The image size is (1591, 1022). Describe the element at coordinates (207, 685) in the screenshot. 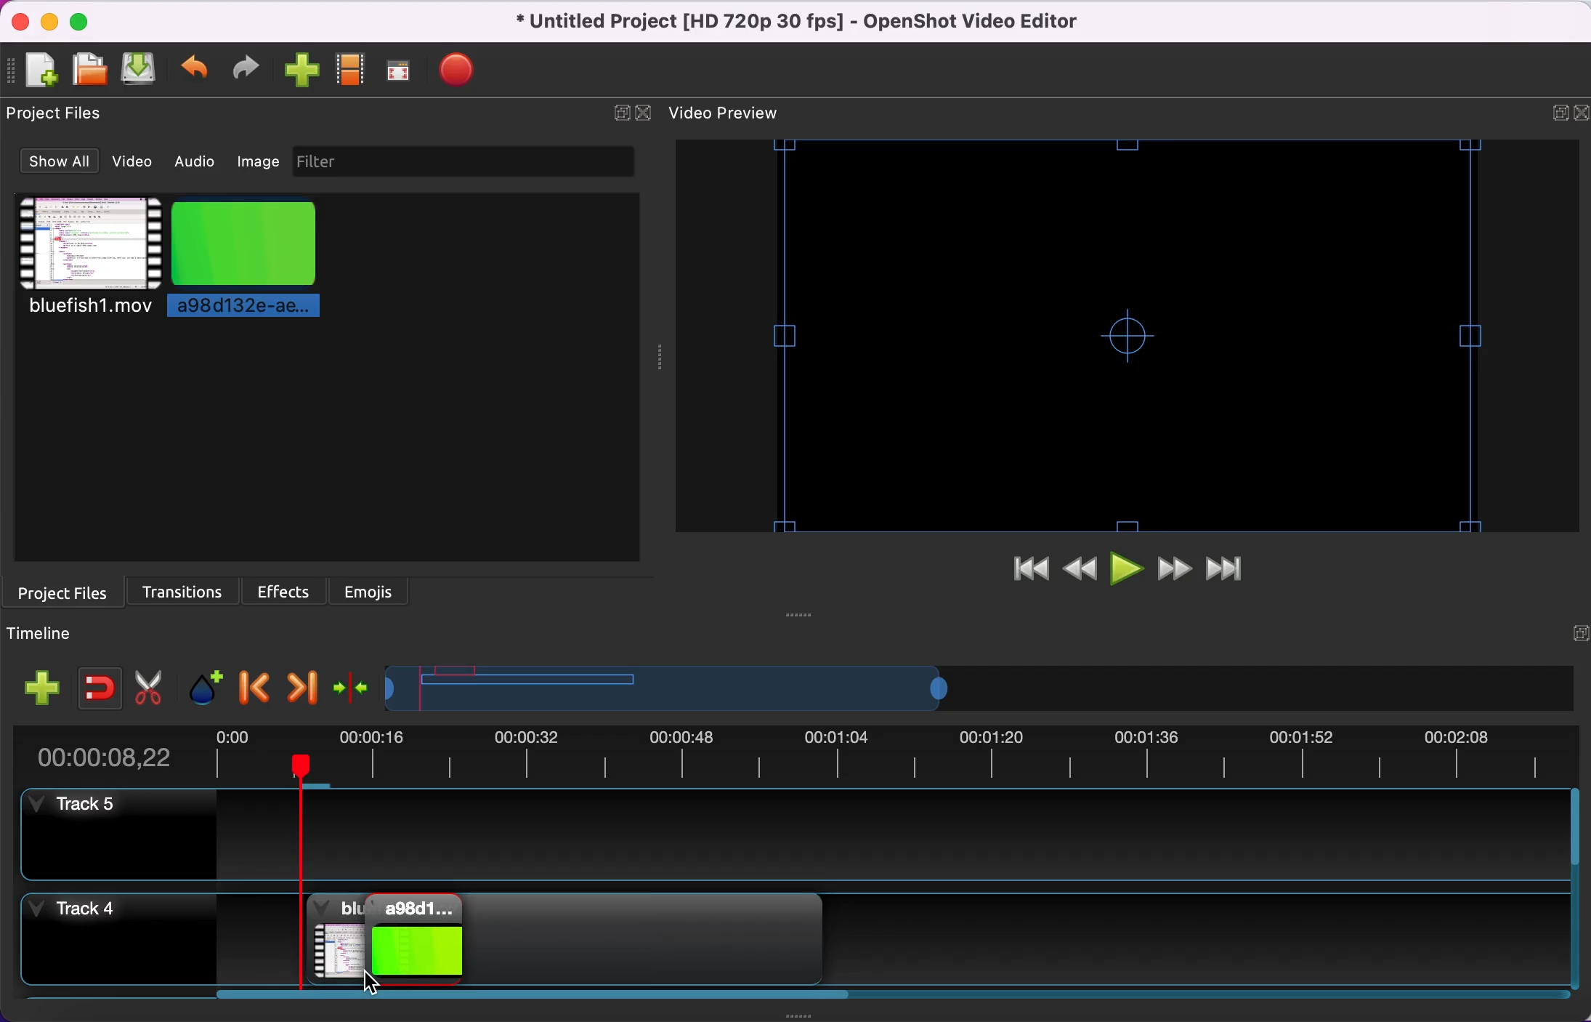

I see `add marker` at that location.